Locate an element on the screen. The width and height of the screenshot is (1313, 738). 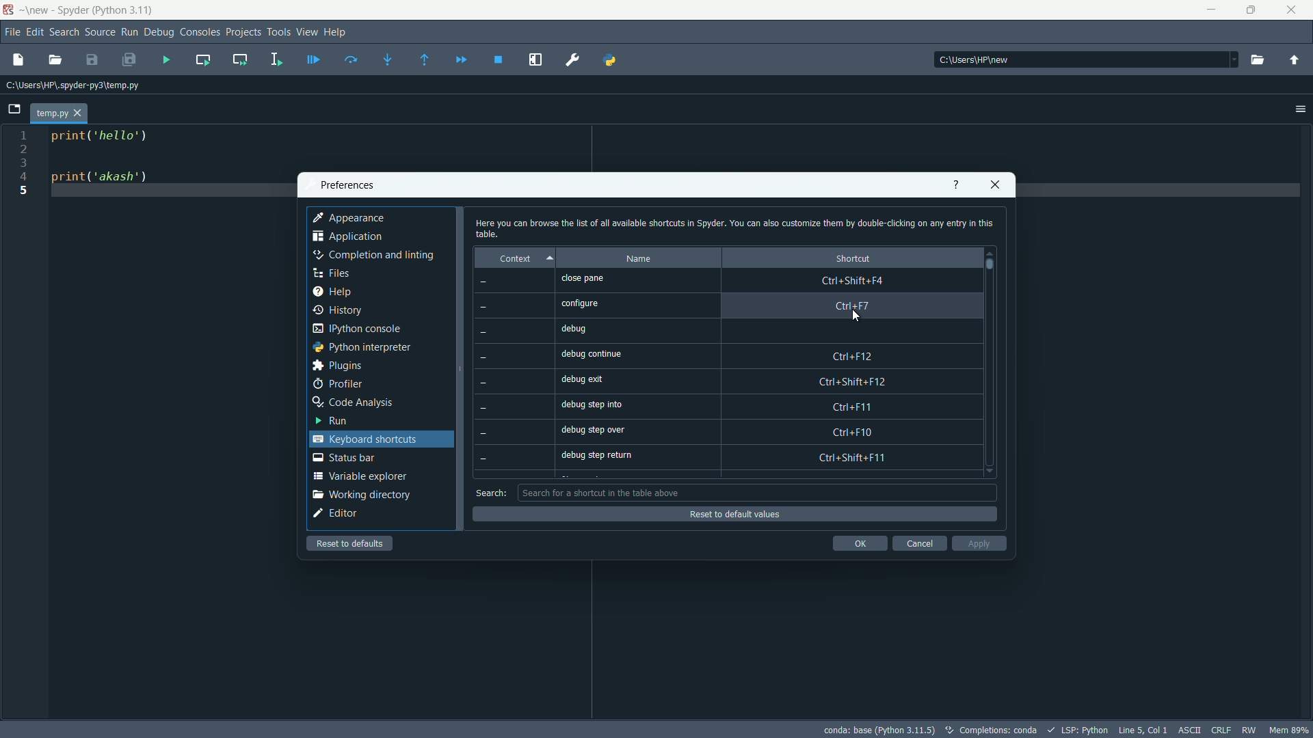
reset to default is located at coordinates (352, 543).